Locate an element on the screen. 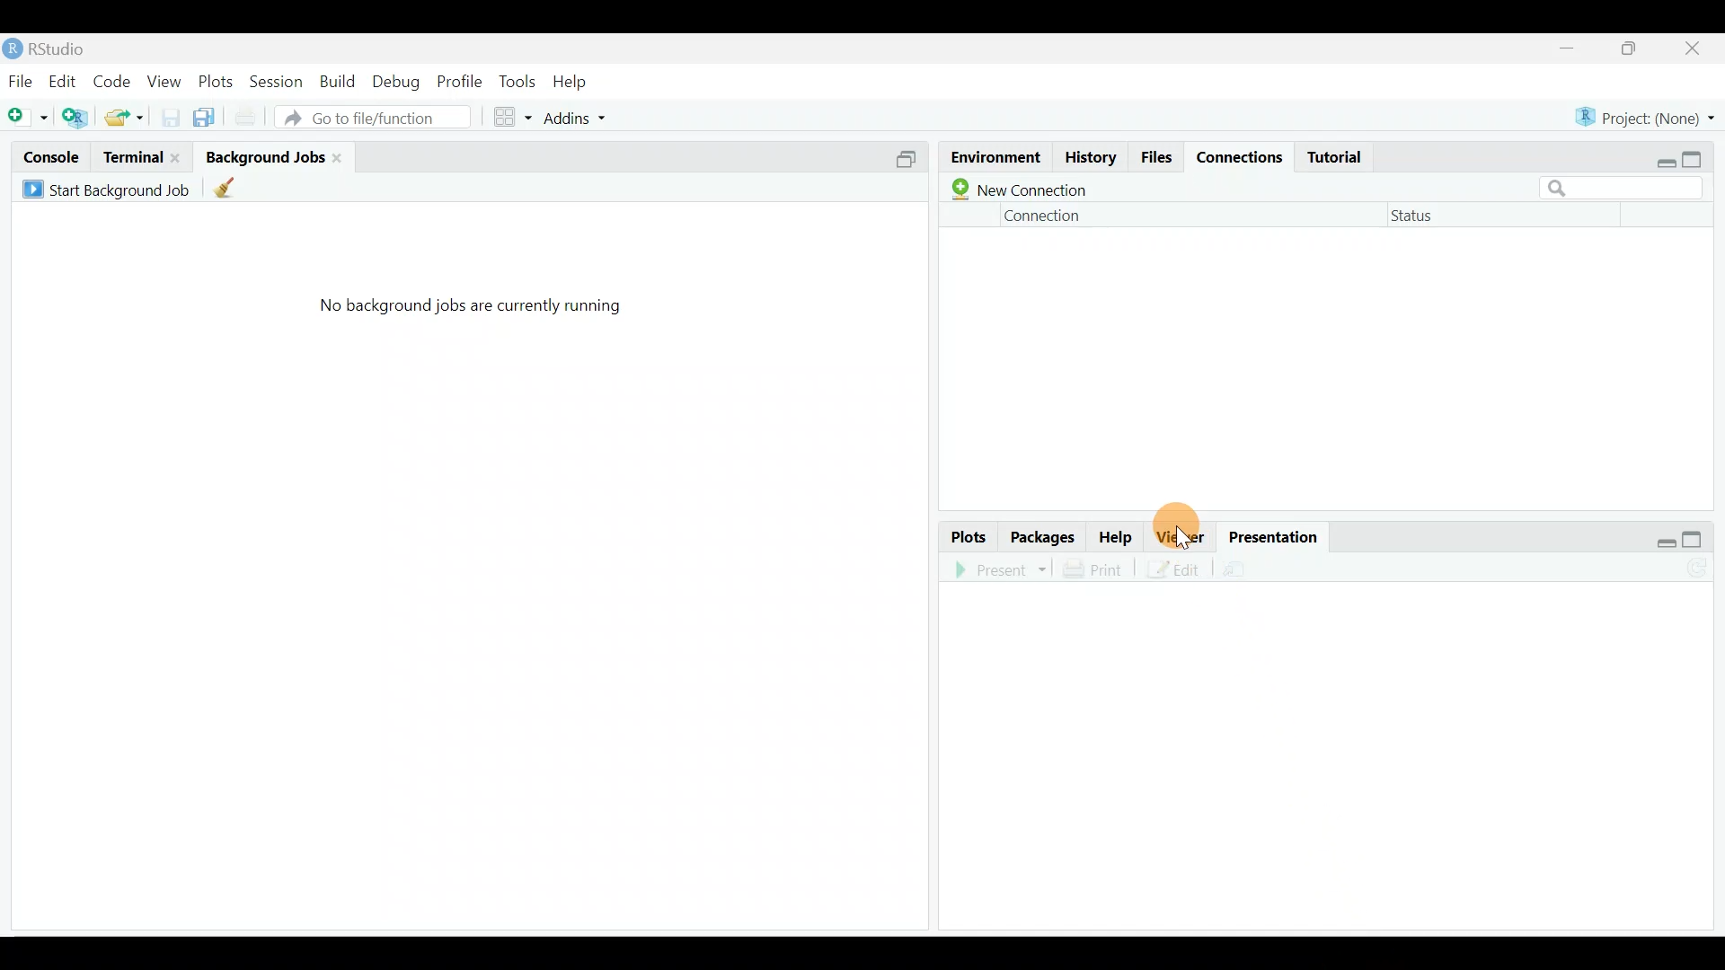  close terminal is located at coordinates (179, 153).